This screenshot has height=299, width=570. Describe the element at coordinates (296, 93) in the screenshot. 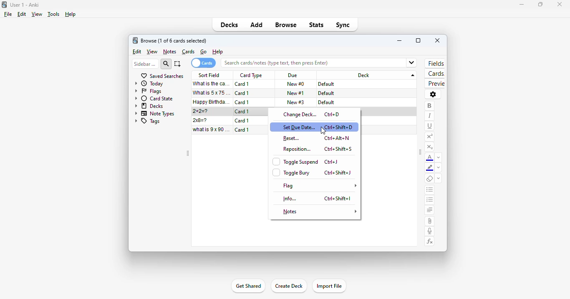

I see `new #1` at that location.